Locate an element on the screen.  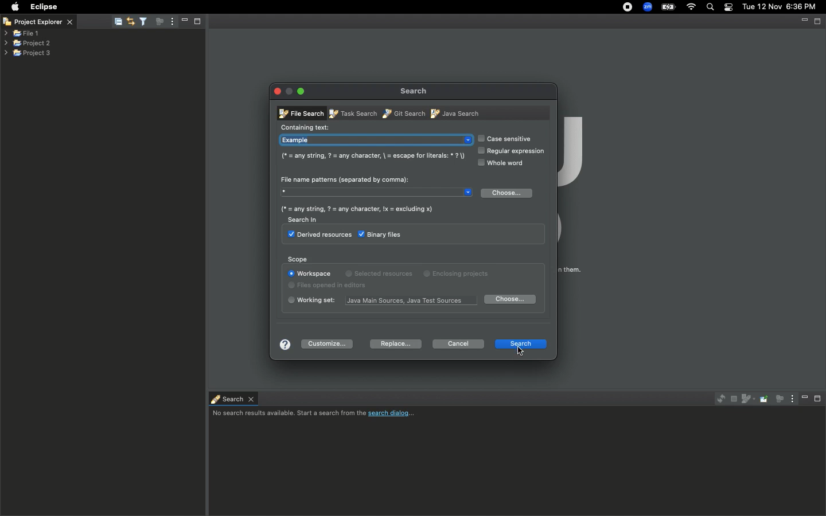
Link with editor is located at coordinates (130, 20).